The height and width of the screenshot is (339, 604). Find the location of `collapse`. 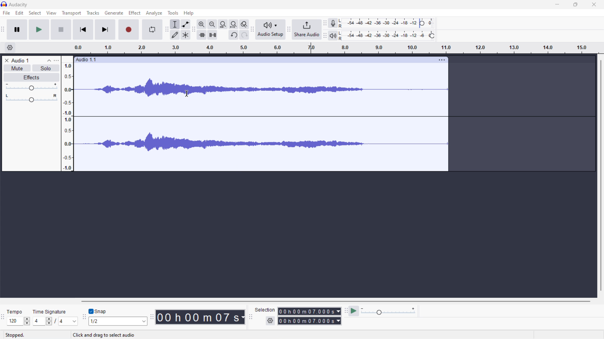

collapse is located at coordinates (49, 60).